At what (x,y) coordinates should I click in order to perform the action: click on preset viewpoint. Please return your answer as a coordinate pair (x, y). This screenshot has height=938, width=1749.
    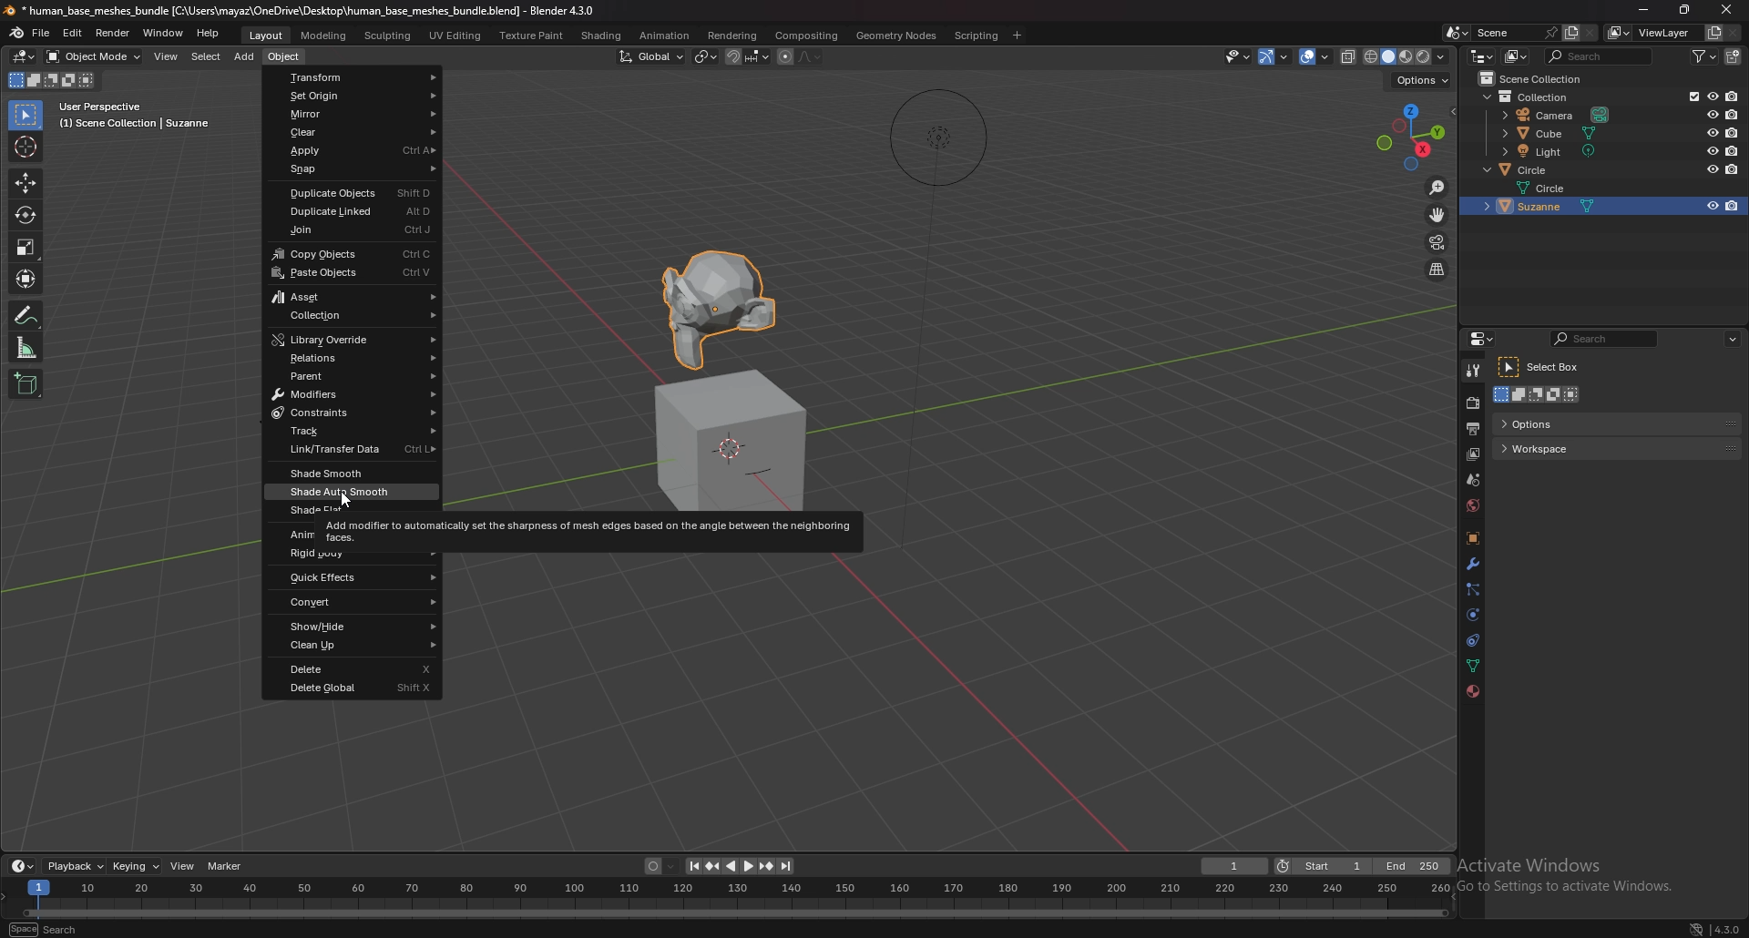
    Looking at the image, I should click on (1414, 137).